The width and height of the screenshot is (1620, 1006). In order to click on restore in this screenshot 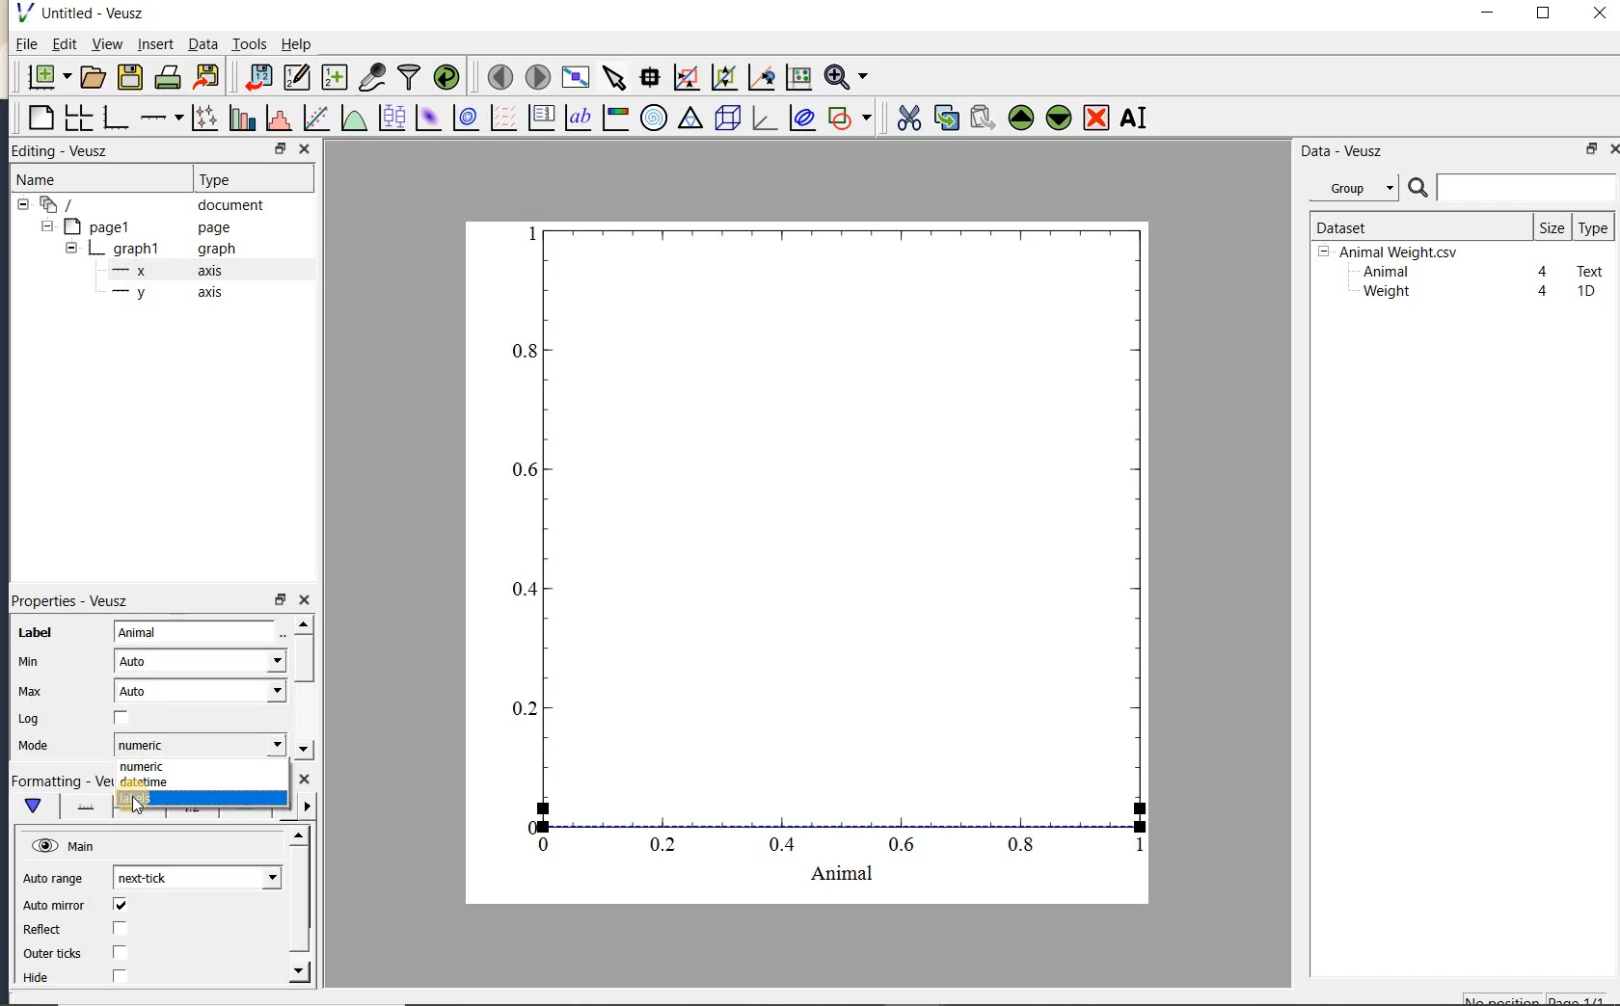, I will do `click(279, 600)`.